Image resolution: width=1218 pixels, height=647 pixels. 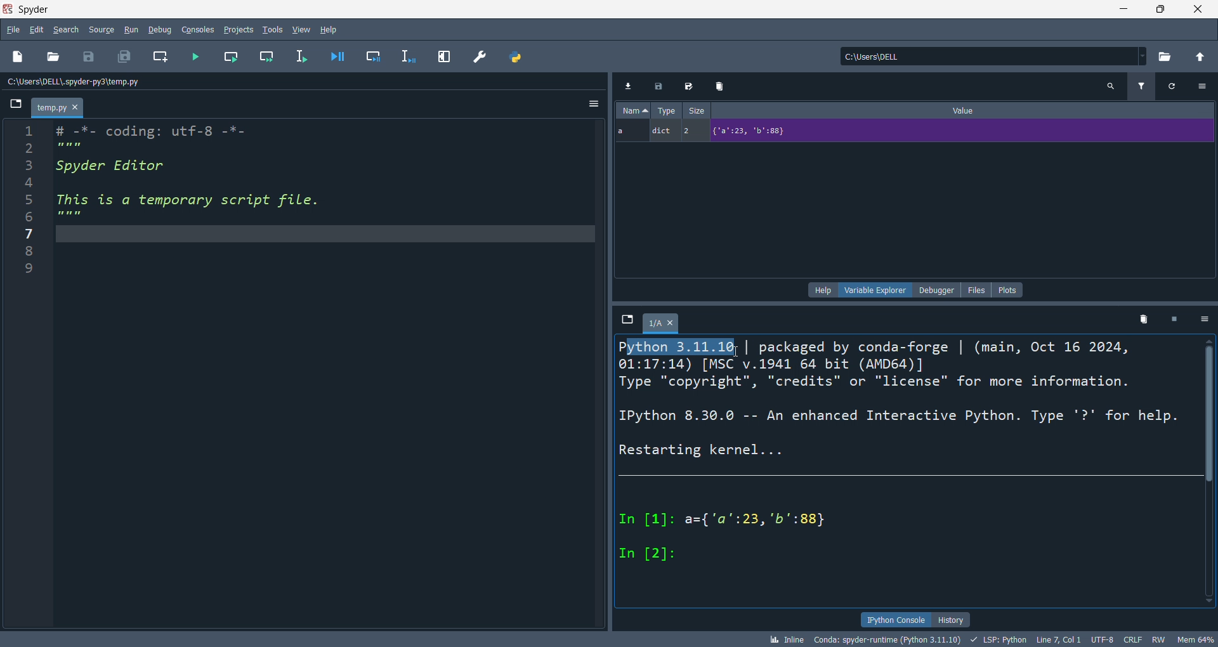 What do you see at coordinates (1168, 57) in the screenshot?
I see `open current directory` at bounding box center [1168, 57].